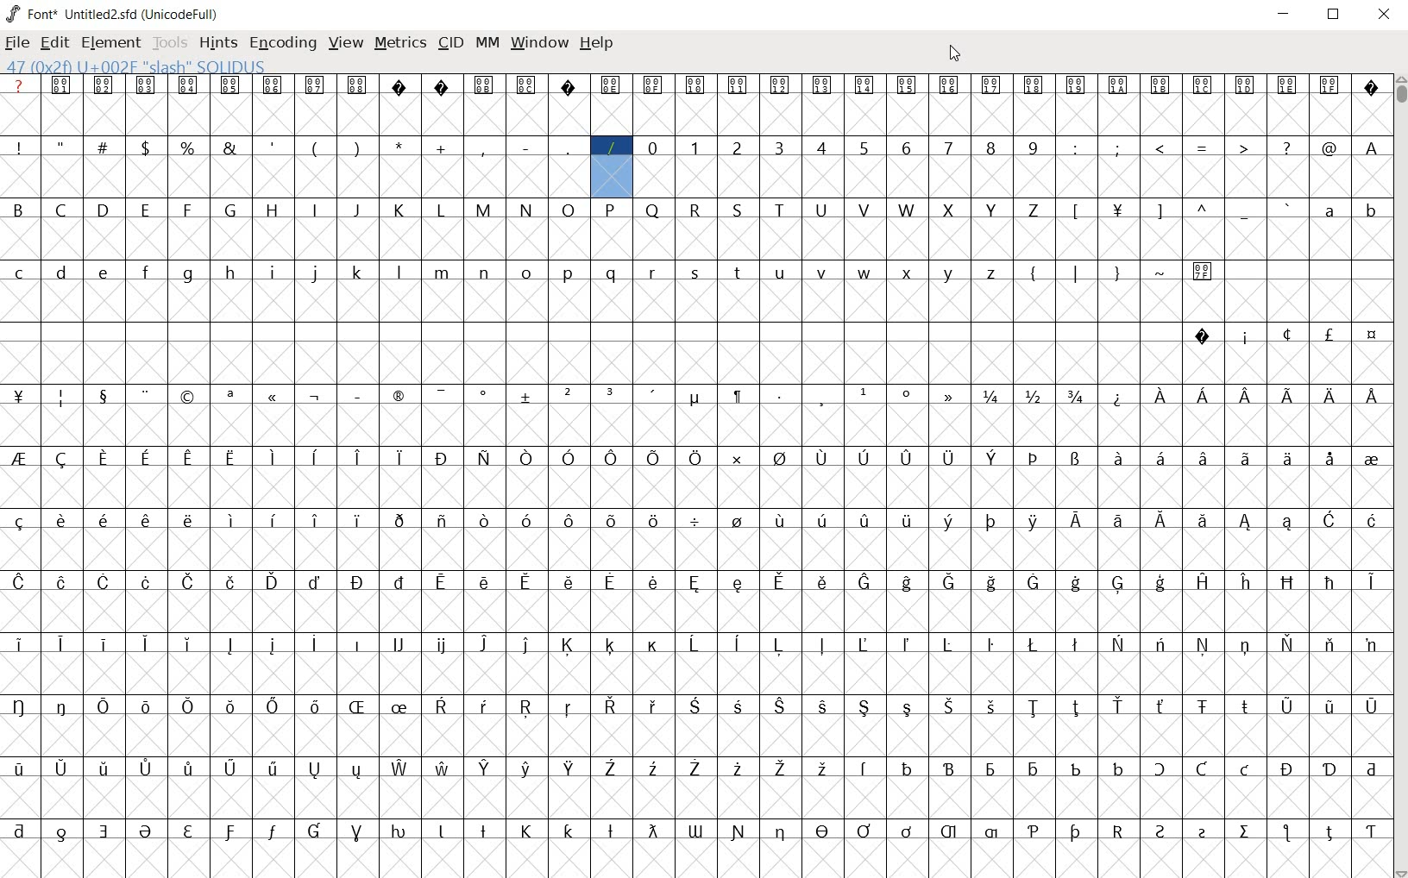 The height and width of the screenshot is (878, 1408). I want to click on glyph, so click(864, 831).